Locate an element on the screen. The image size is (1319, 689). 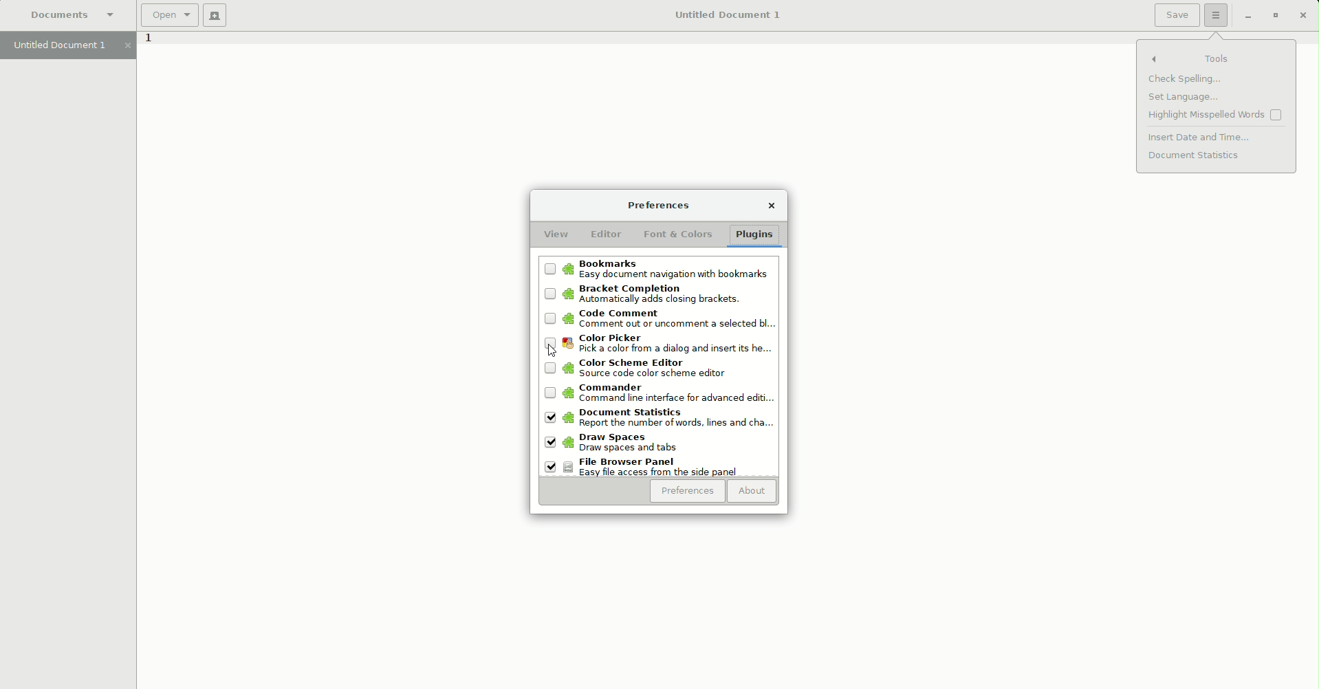
Options is located at coordinates (1217, 16).